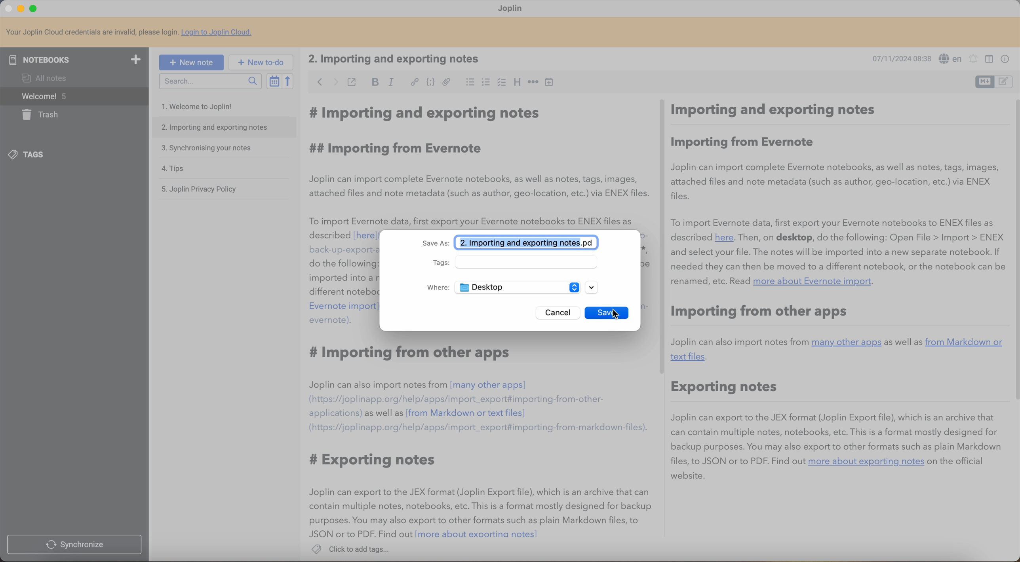  What do you see at coordinates (533, 83) in the screenshot?
I see `horizontal rule` at bounding box center [533, 83].